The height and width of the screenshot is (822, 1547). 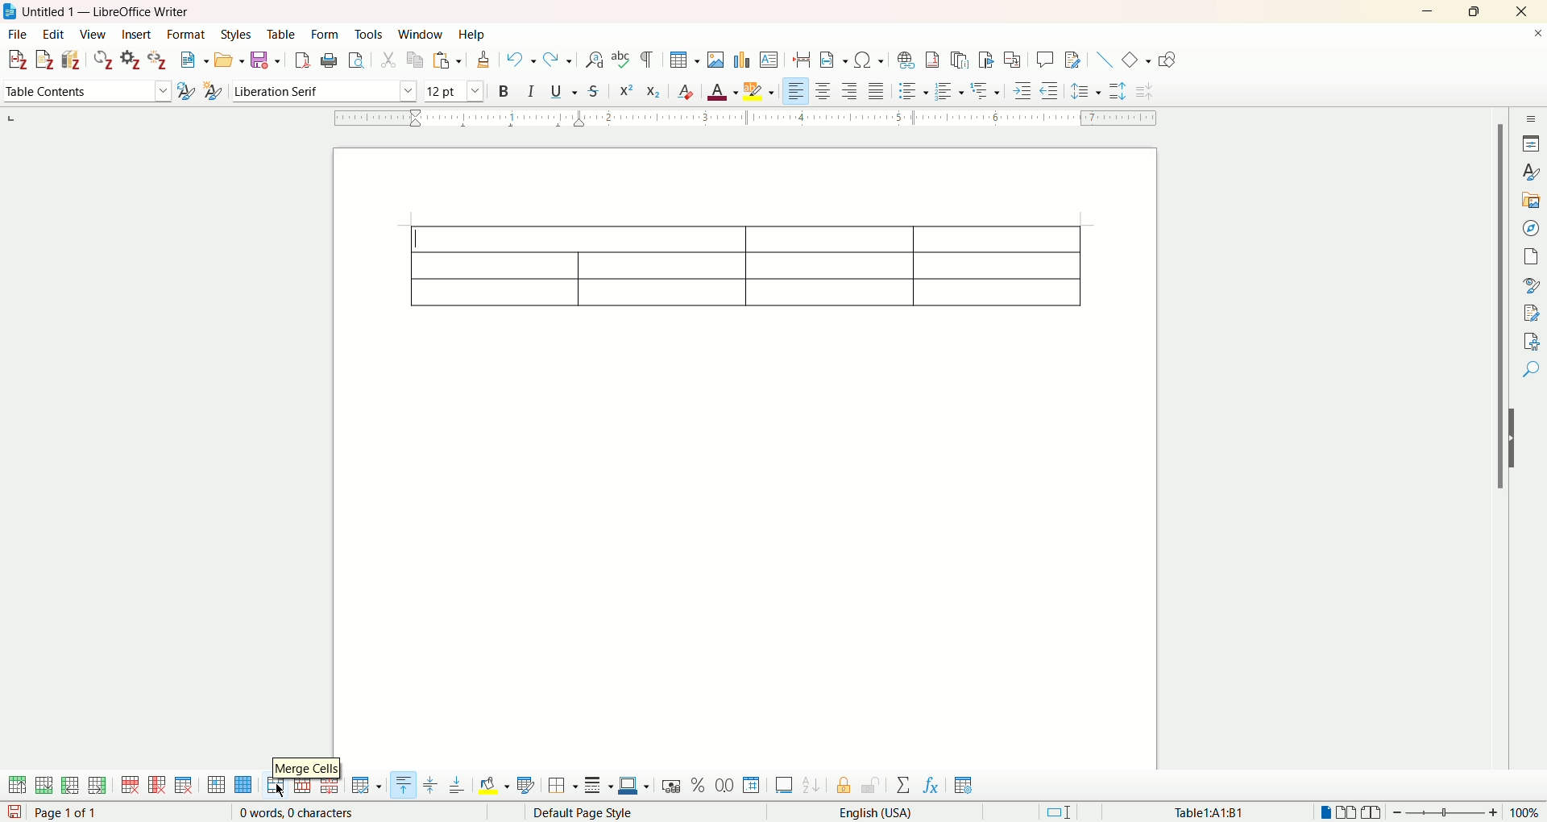 I want to click on insert comments, so click(x=1047, y=60).